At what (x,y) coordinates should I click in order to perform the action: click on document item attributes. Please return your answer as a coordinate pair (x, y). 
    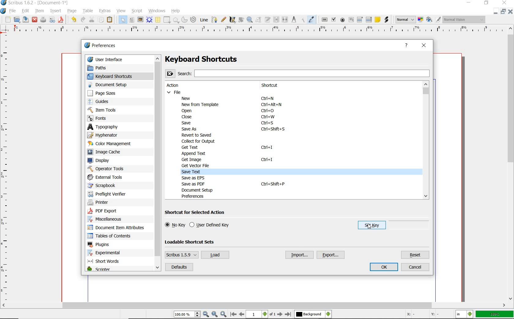
    Looking at the image, I should click on (118, 228).